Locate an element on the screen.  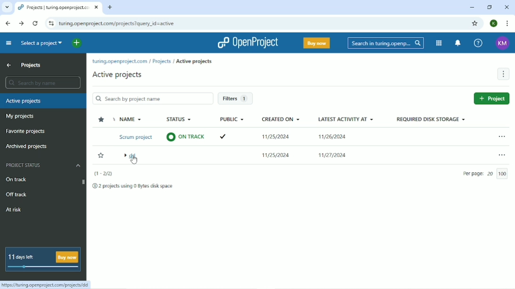
Status is located at coordinates (179, 119).